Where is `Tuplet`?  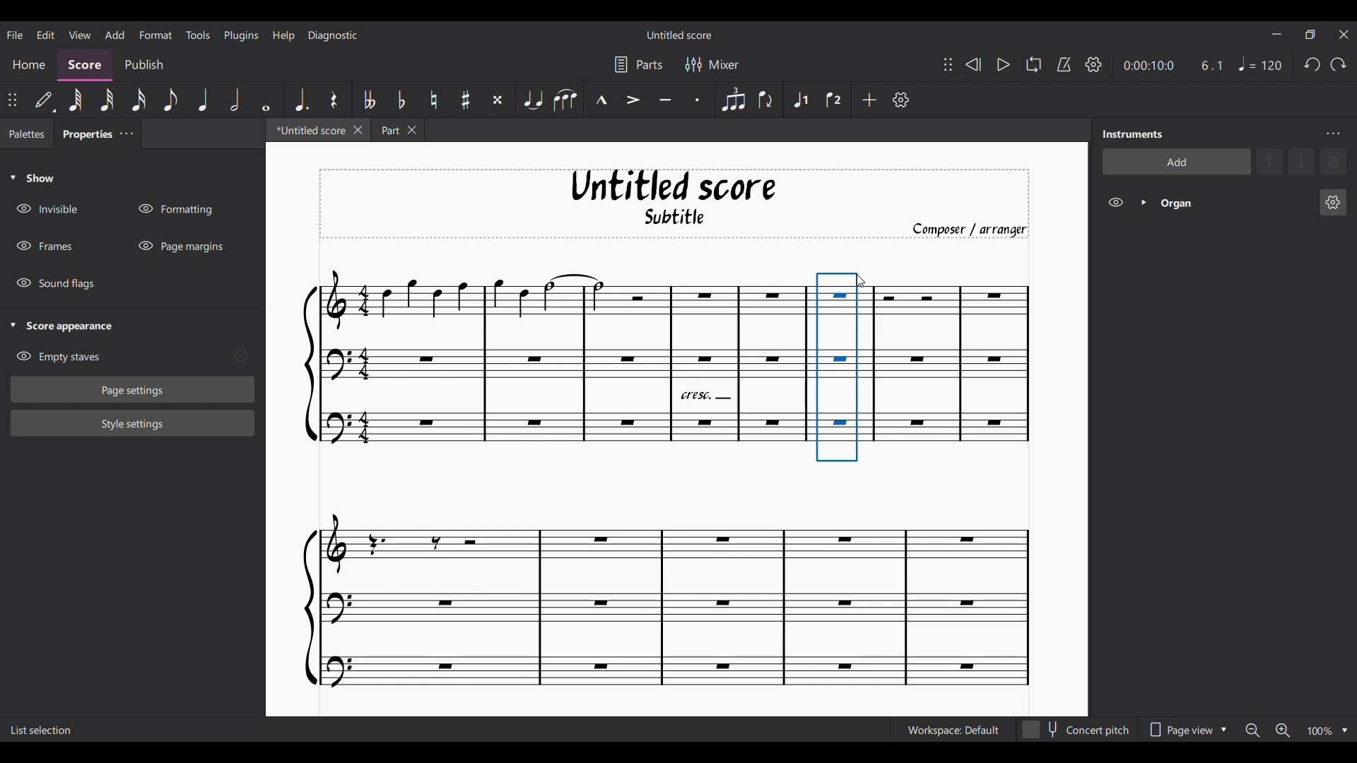
Tuplet is located at coordinates (732, 100).